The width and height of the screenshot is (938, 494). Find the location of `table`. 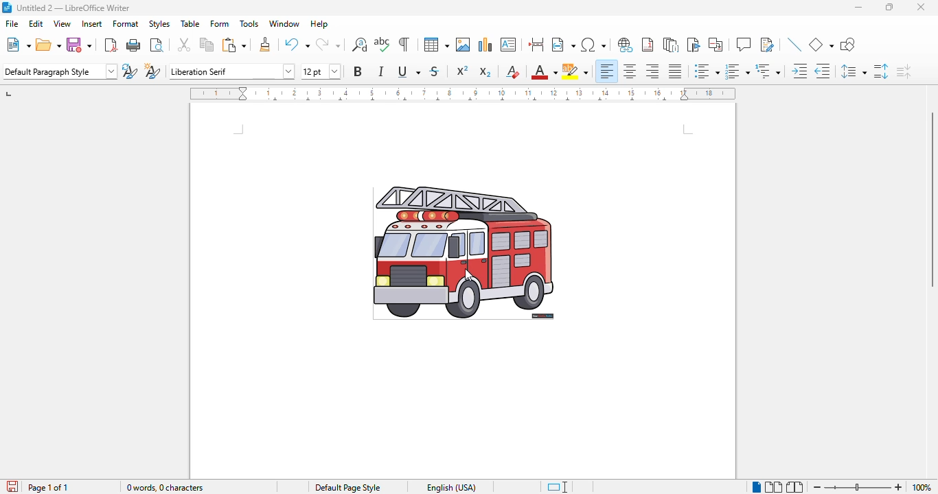

table is located at coordinates (436, 45).